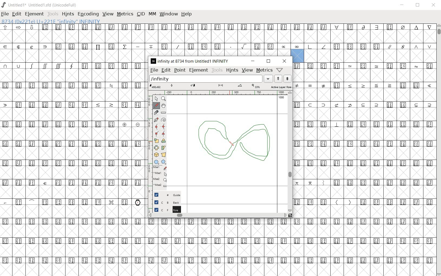  Describe the element at coordinates (53, 14) in the screenshot. I see `tools` at that location.